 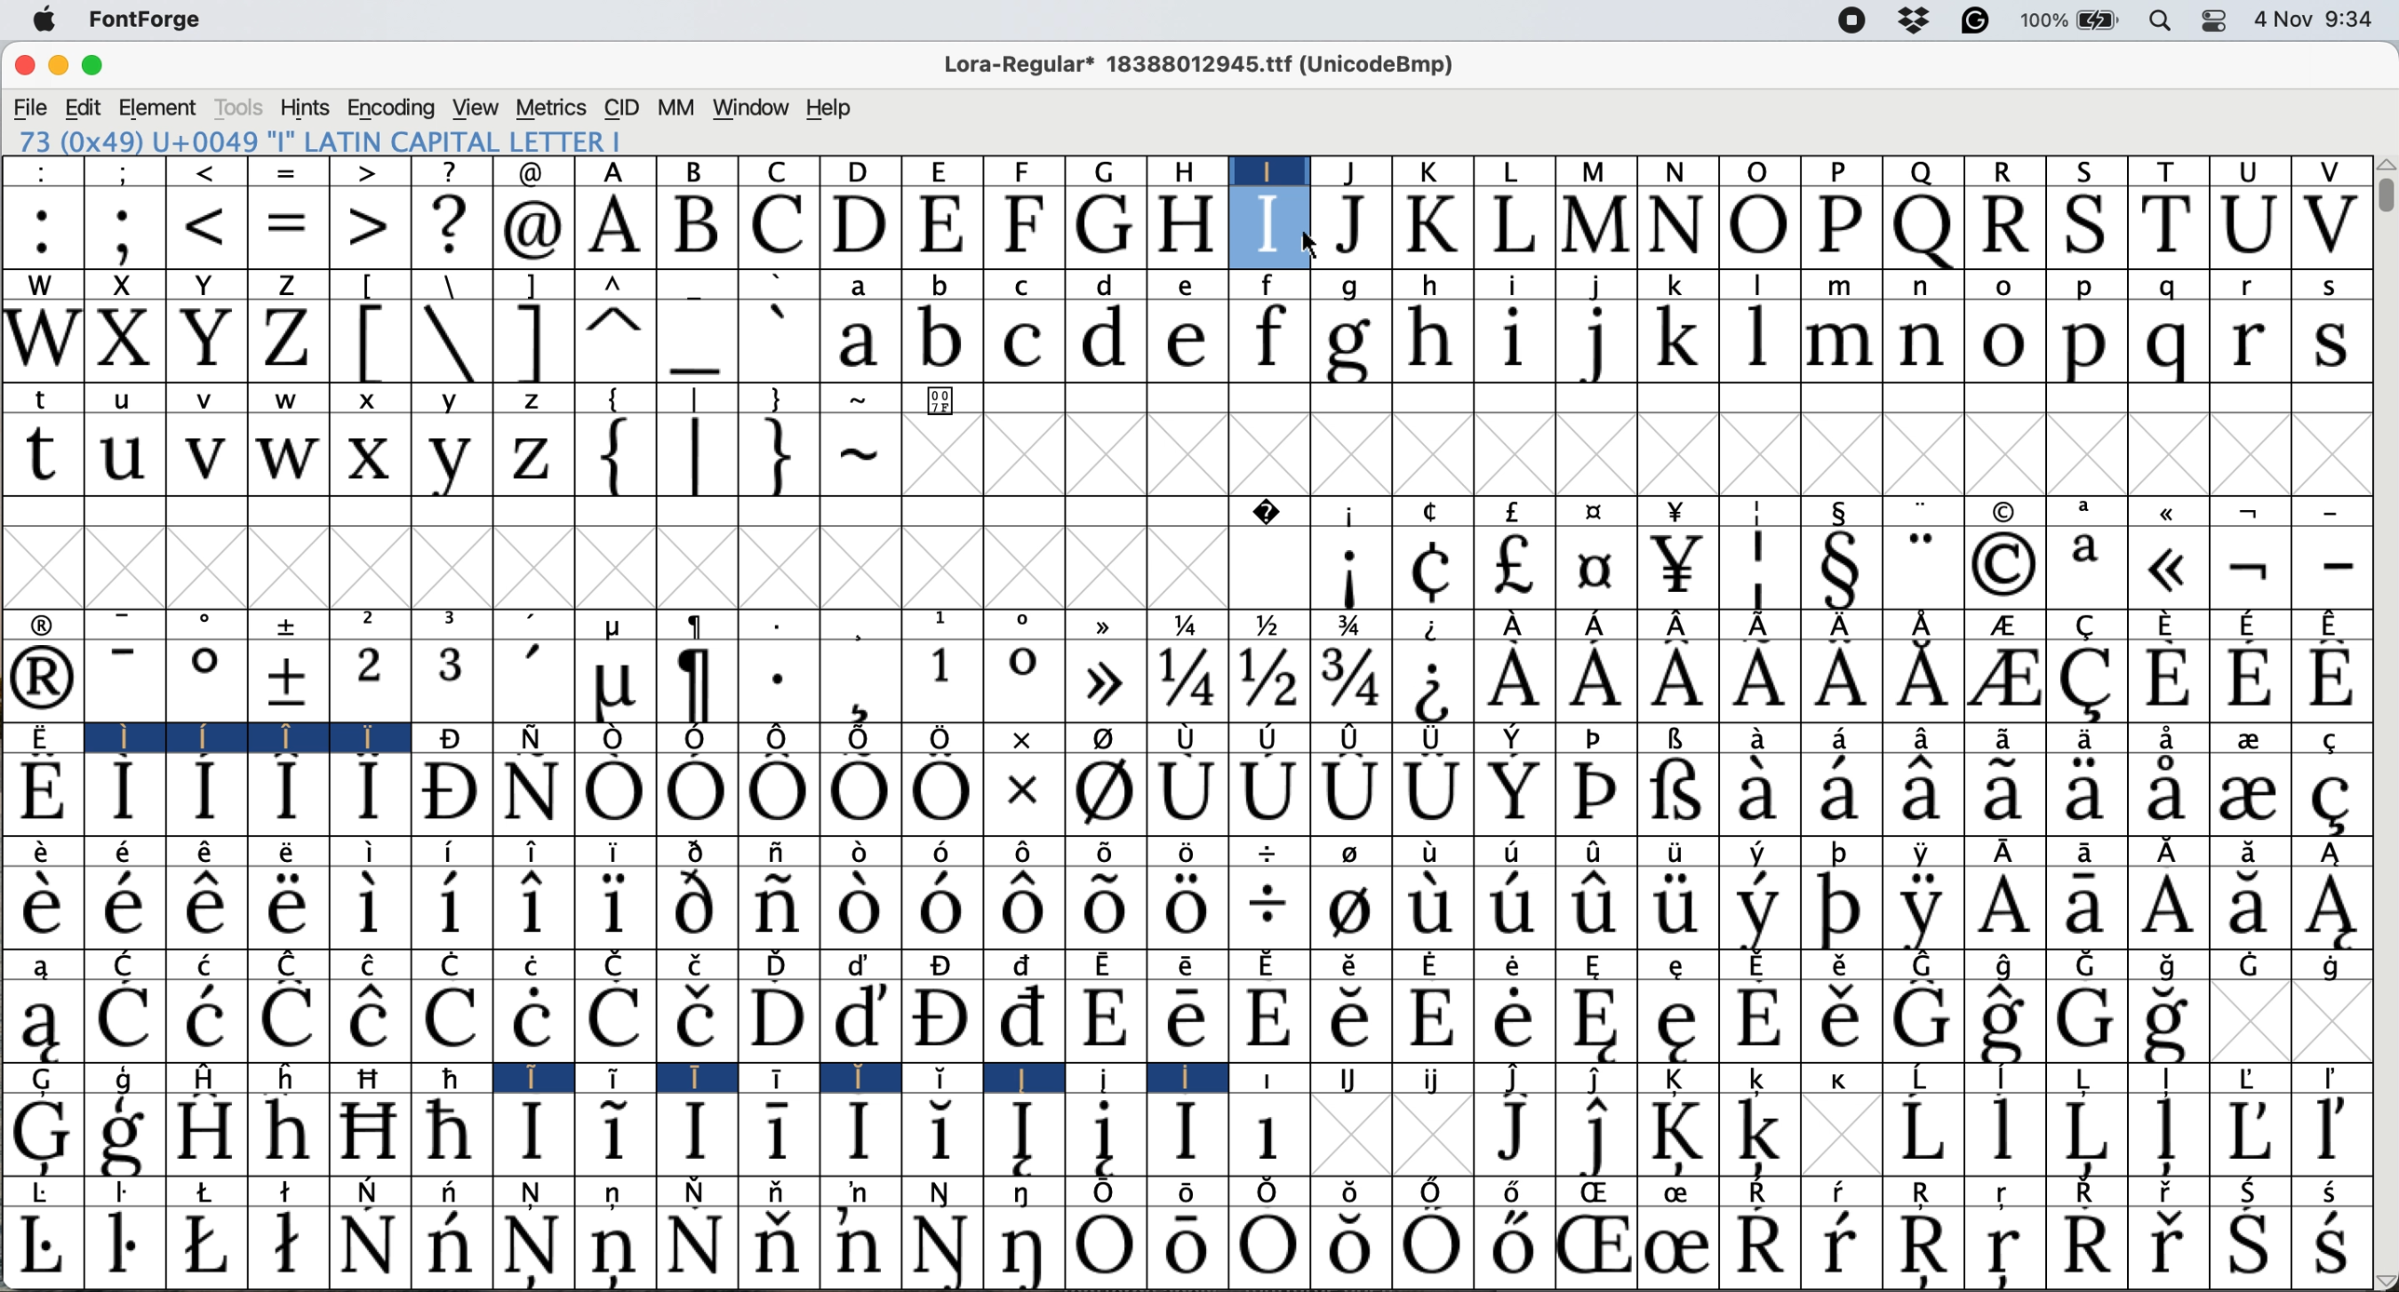 What do you see at coordinates (1434, 963) in the screenshot?
I see `Symbol` at bounding box center [1434, 963].